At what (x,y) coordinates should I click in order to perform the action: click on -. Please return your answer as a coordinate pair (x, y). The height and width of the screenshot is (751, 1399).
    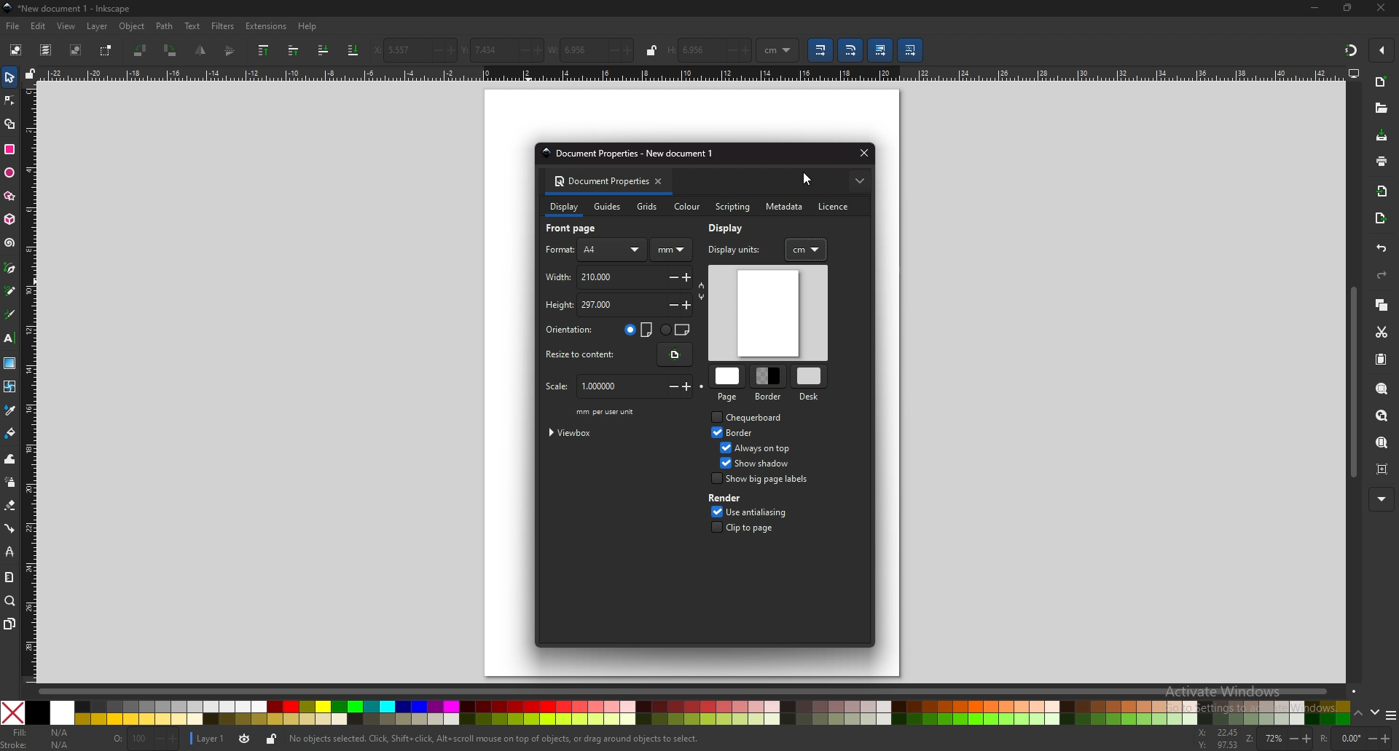
    Looking at the image, I should click on (611, 51).